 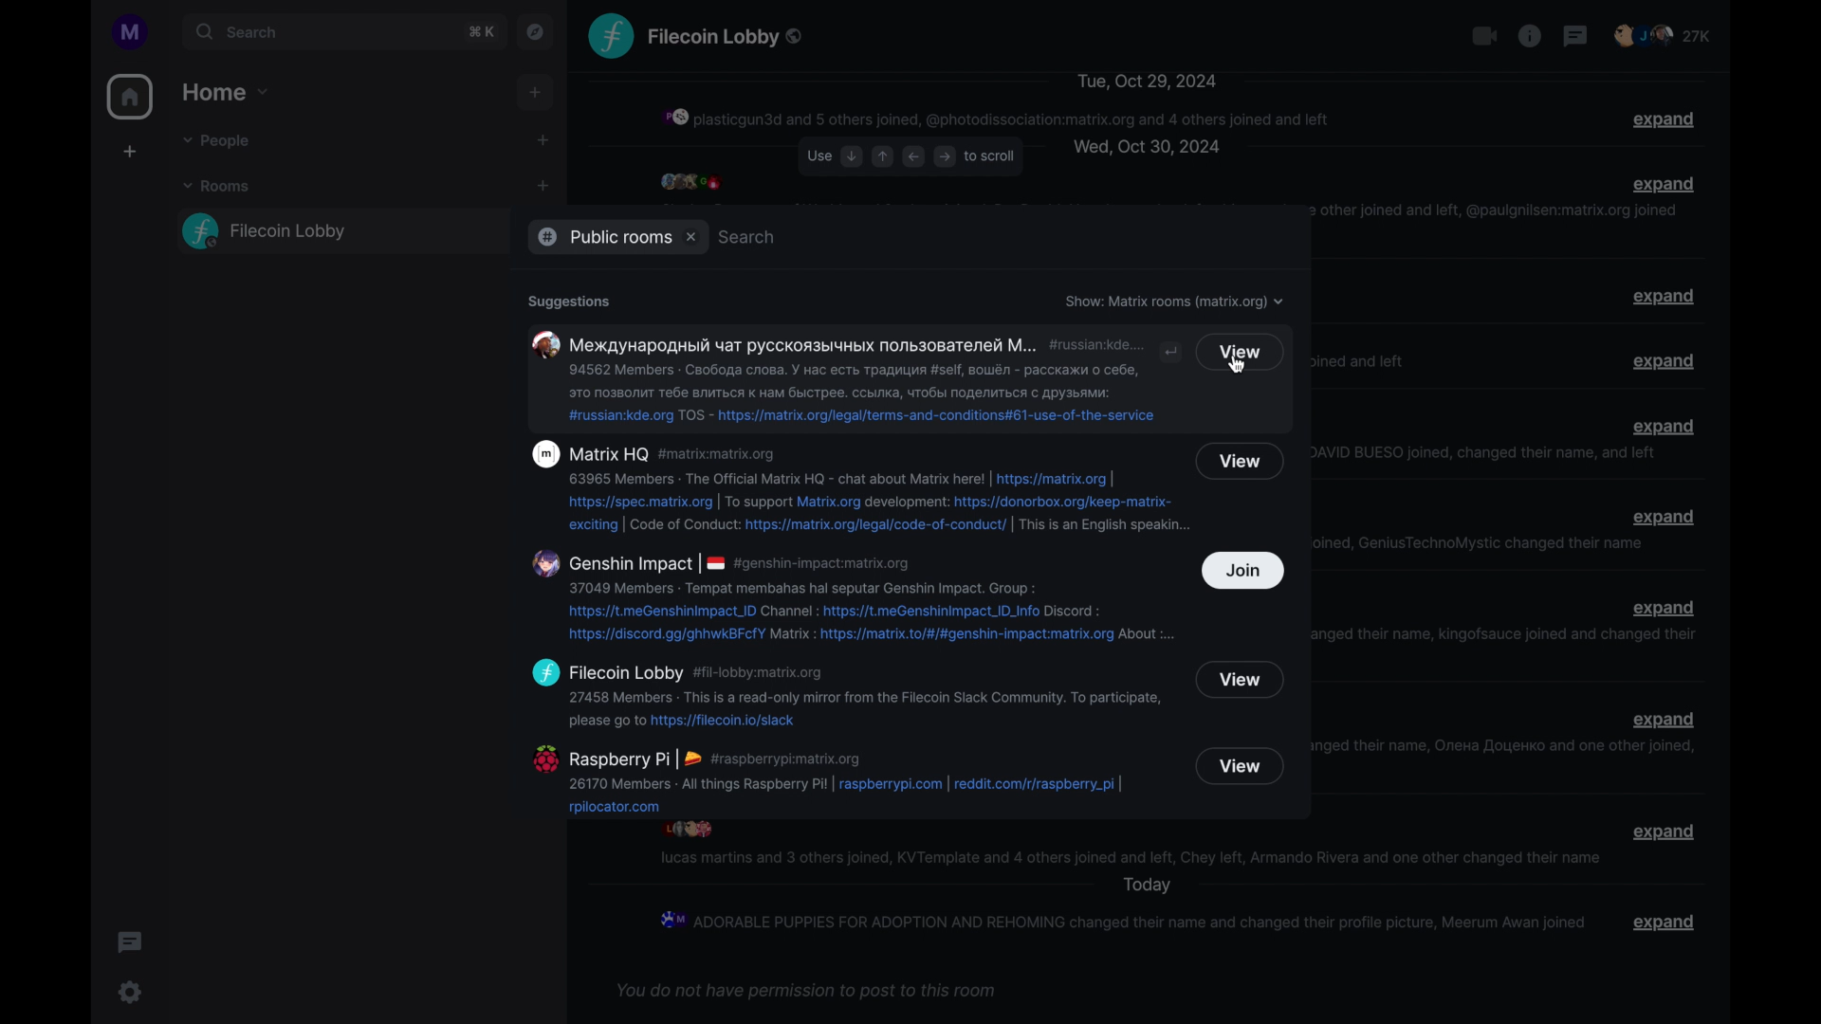 What do you see at coordinates (1370, 361) in the screenshot?
I see ` johnny06 and 3 others joined, plasticgun3d and 2 others left, farmhouse817 and one other joined and left` at bounding box center [1370, 361].